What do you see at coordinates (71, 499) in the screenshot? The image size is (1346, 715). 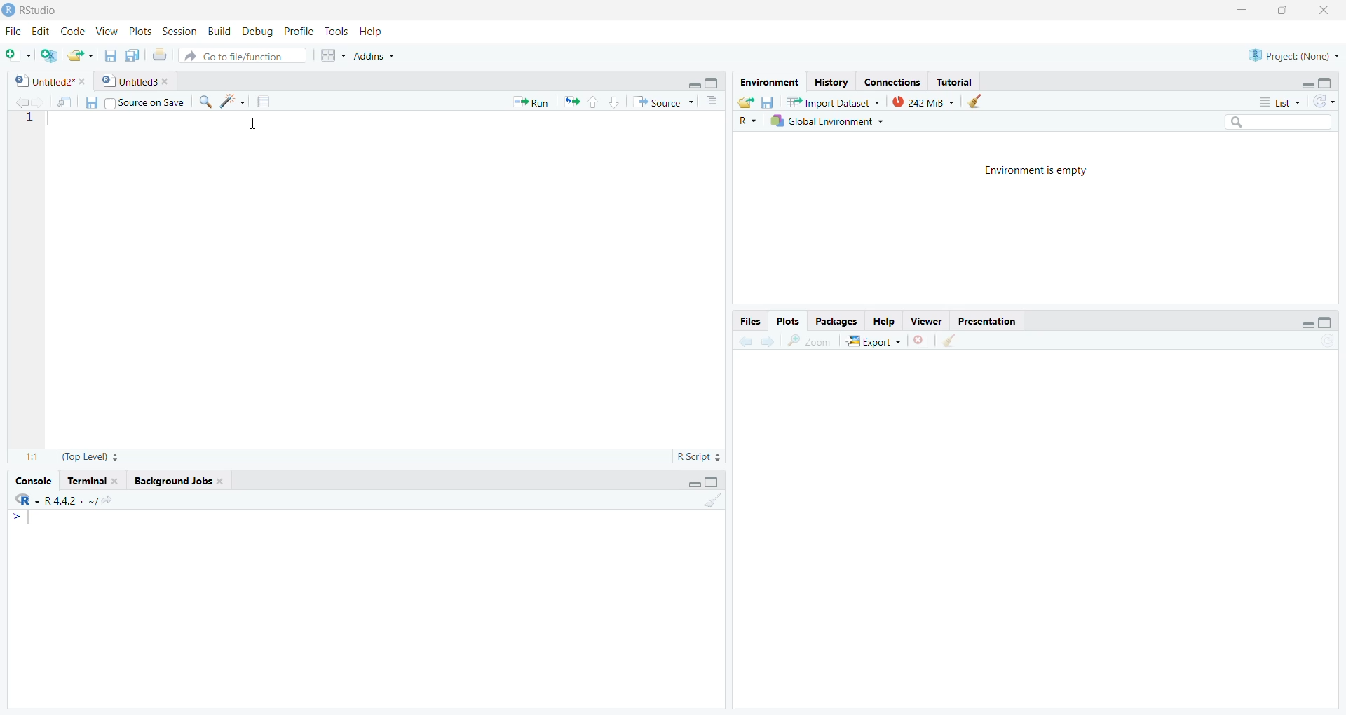 I see `R442 . ~/` at bounding box center [71, 499].